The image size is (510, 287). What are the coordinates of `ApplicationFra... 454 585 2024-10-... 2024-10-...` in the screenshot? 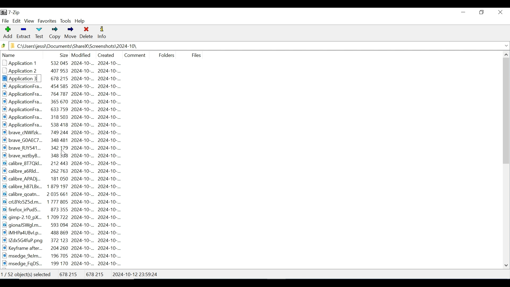 It's located at (66, 87).